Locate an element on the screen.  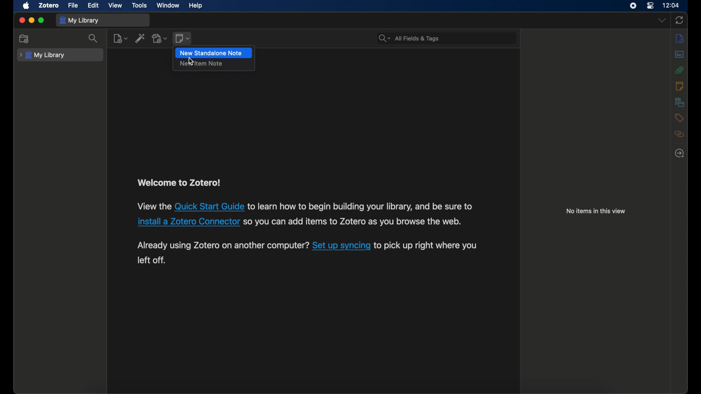
time is located at coordinates (671, 5).